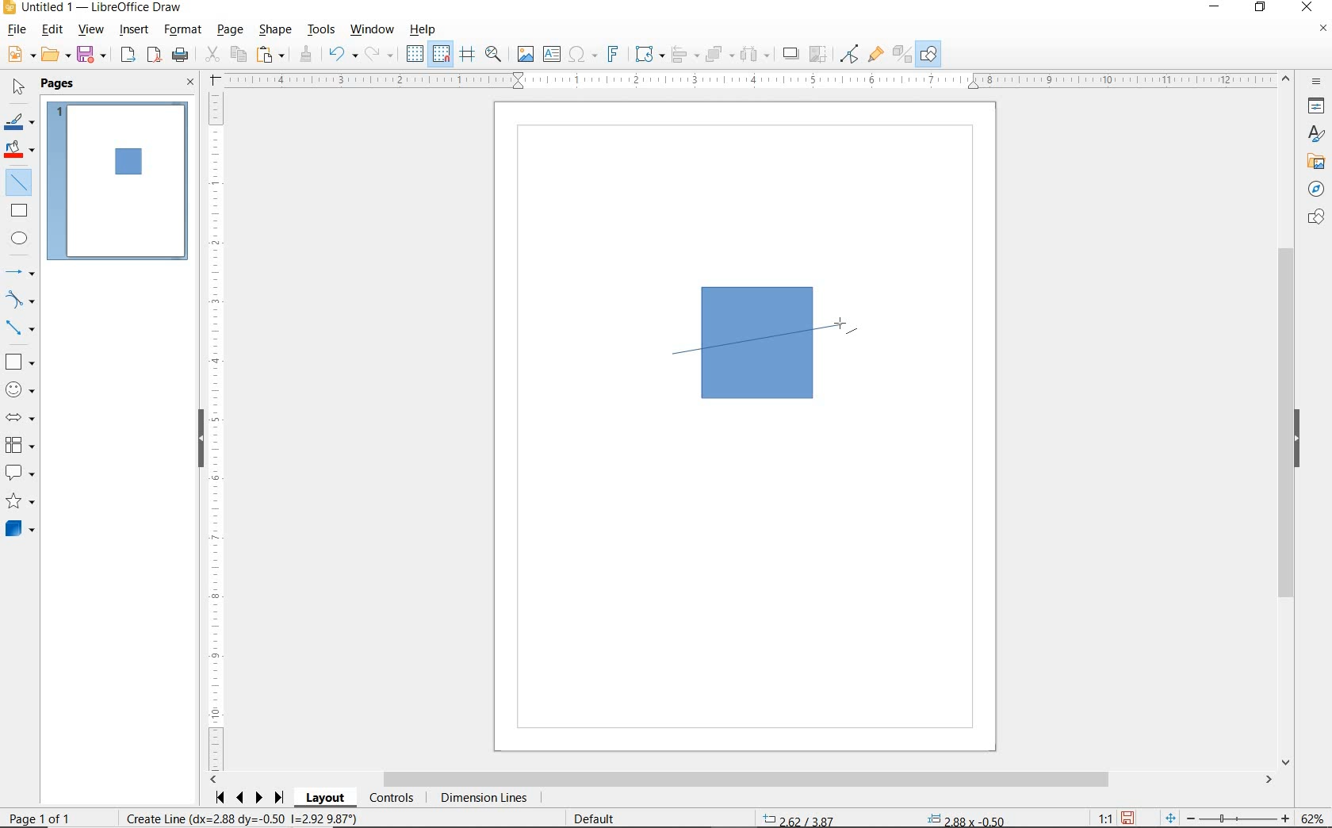 The width and height of the screenshot is (1332, 828). I want to click on Resize shape, so click(244, 818).